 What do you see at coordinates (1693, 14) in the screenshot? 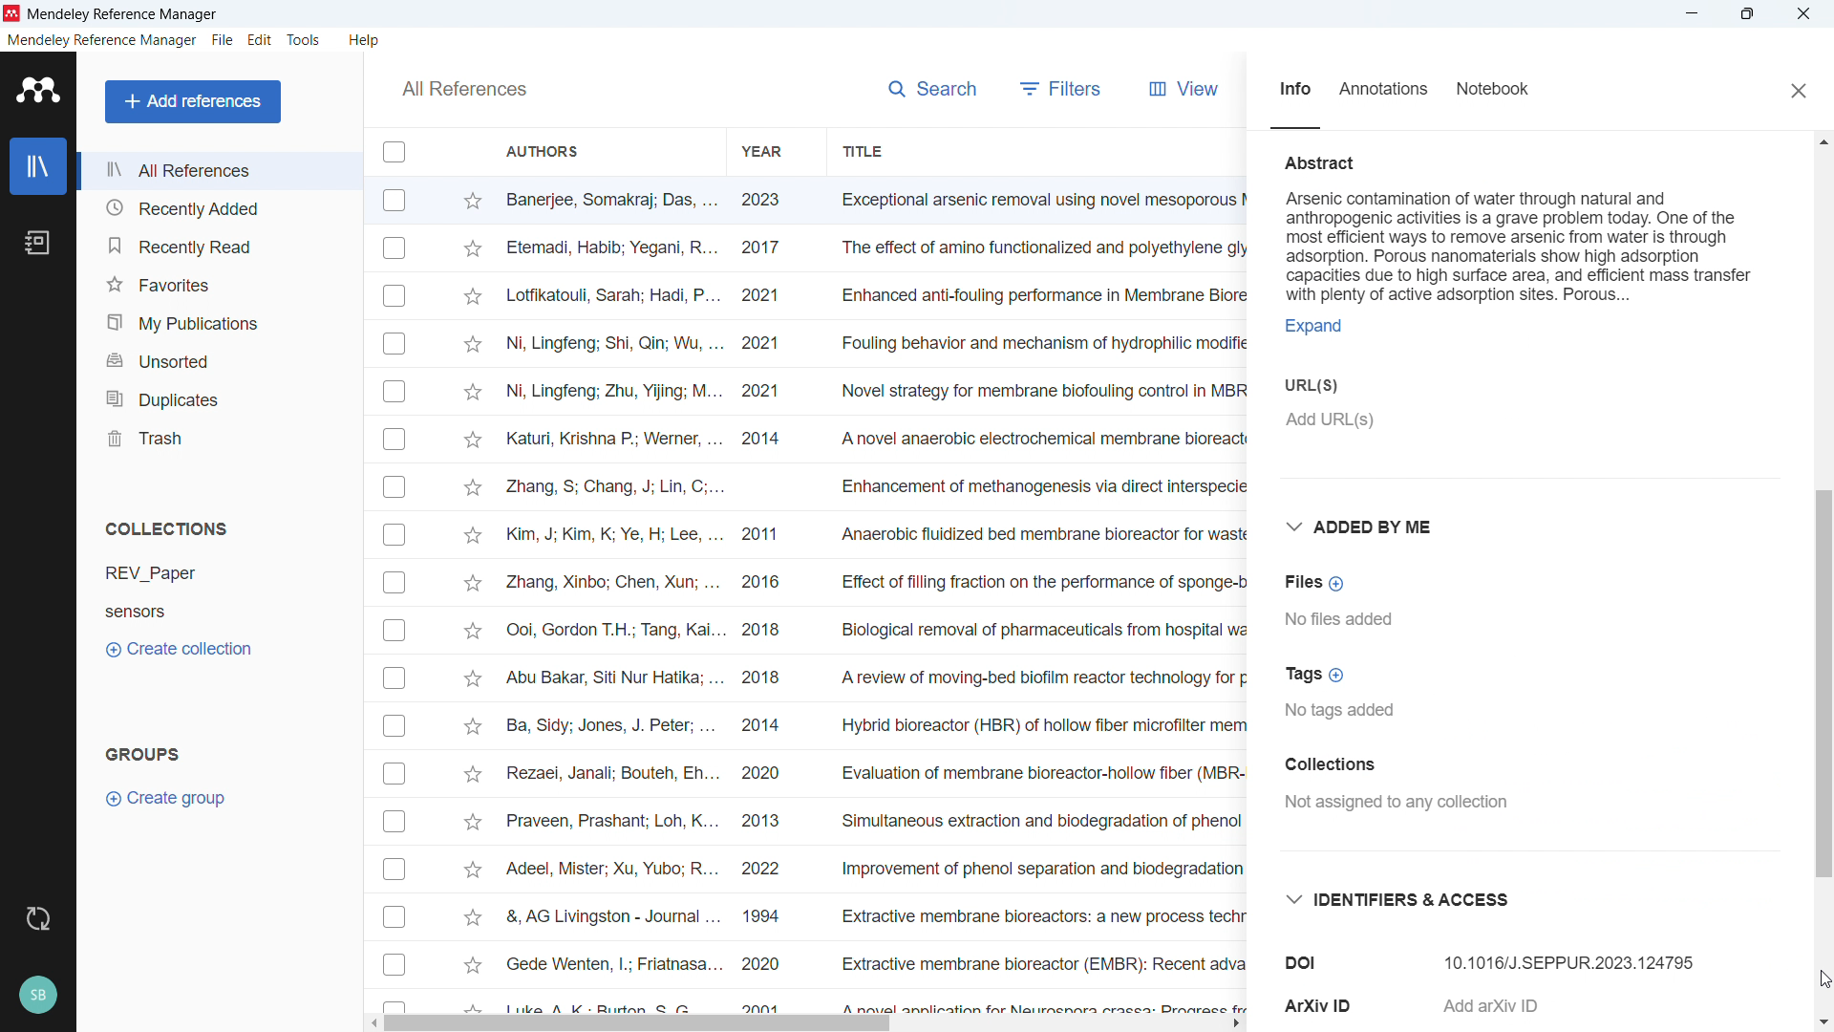
I see `minimize` at bounding box center [1693, 14].